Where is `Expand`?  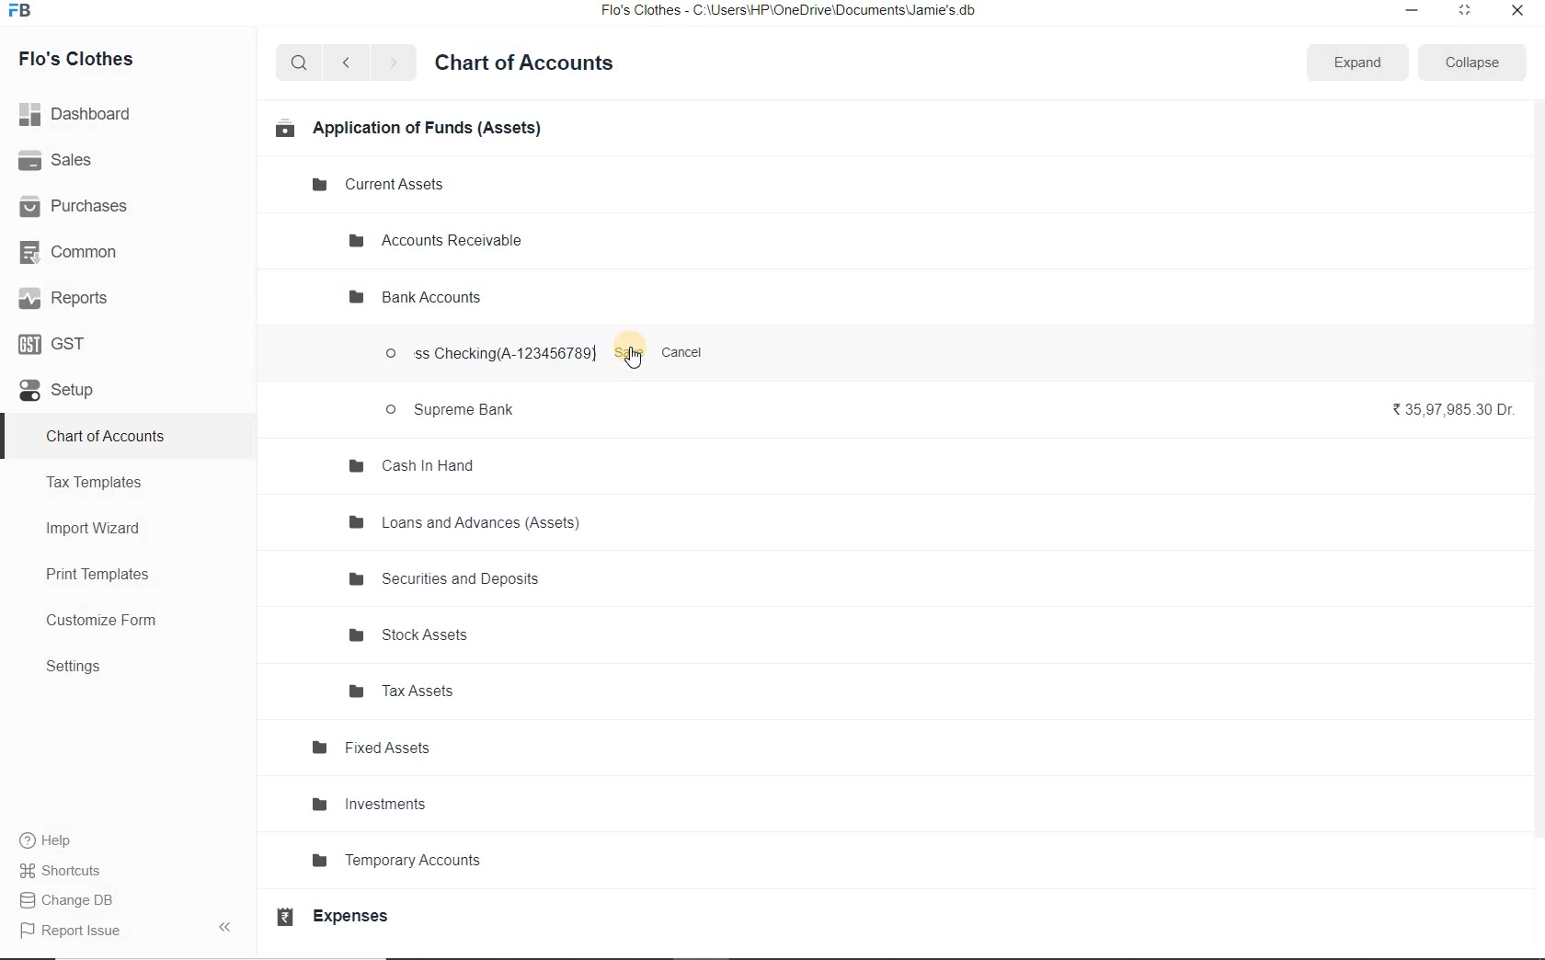 Expand is located at coordinates (1358, 62).